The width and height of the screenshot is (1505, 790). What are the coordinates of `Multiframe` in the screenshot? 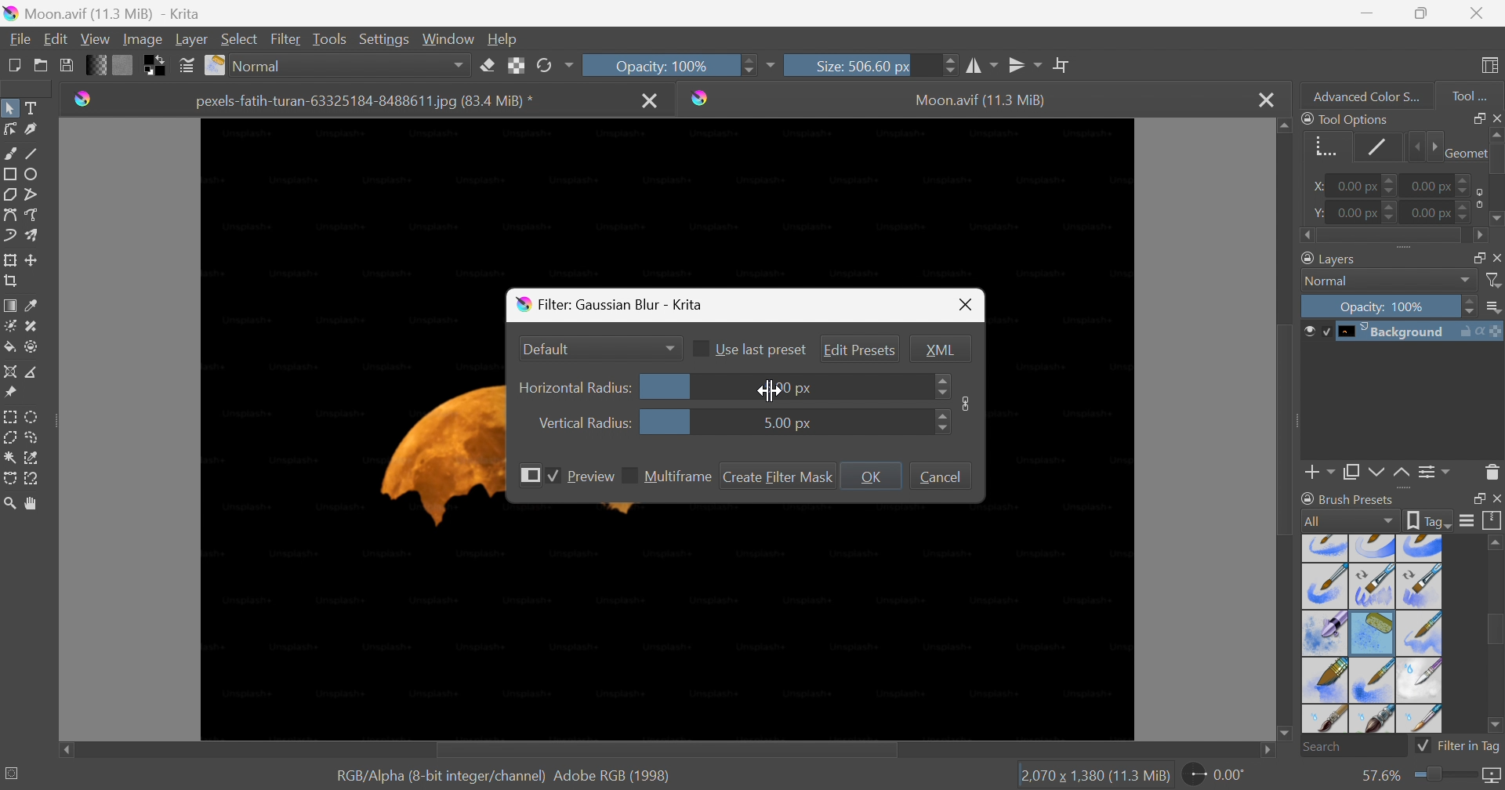 It's located at (678, 477).